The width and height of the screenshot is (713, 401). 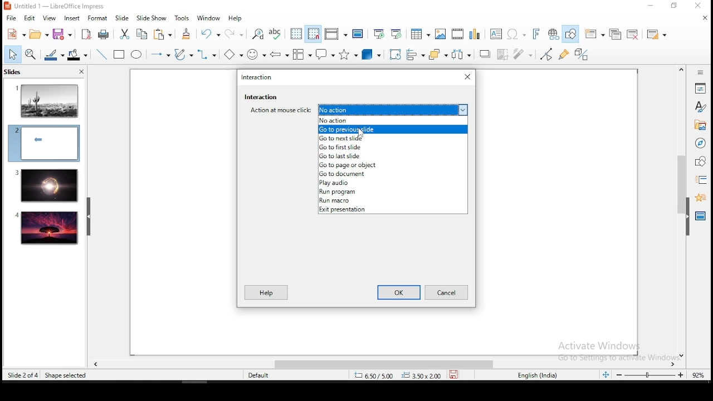 I want to click on slide, so click(x=47, y=228).